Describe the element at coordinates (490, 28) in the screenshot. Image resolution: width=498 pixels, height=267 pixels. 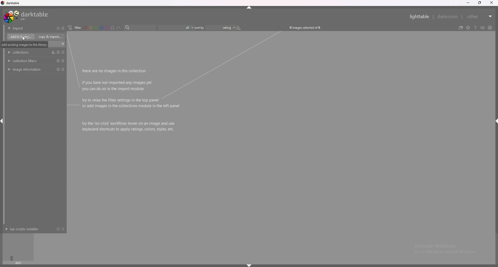
I see `show global preferences` at that location.